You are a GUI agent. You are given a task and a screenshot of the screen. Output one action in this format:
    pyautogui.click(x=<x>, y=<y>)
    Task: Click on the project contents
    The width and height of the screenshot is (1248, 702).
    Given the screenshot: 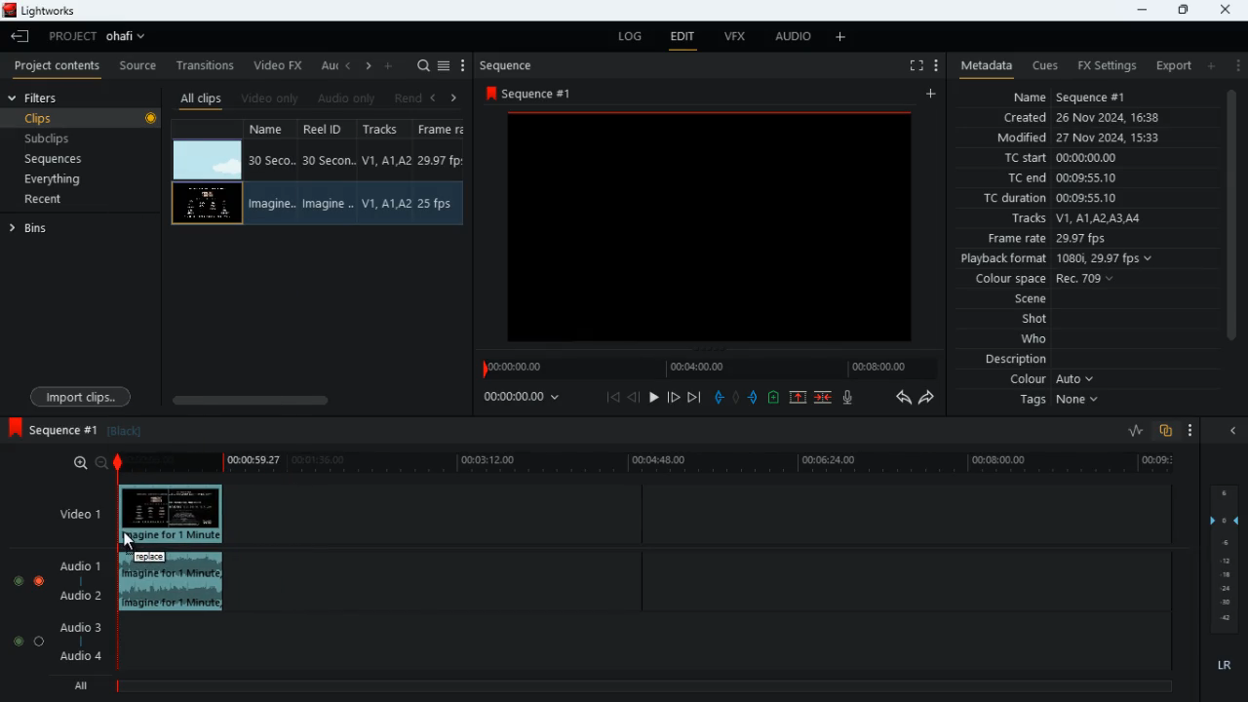 What is the action you would take?
    pyautogui.click(x=61, y=66)
    